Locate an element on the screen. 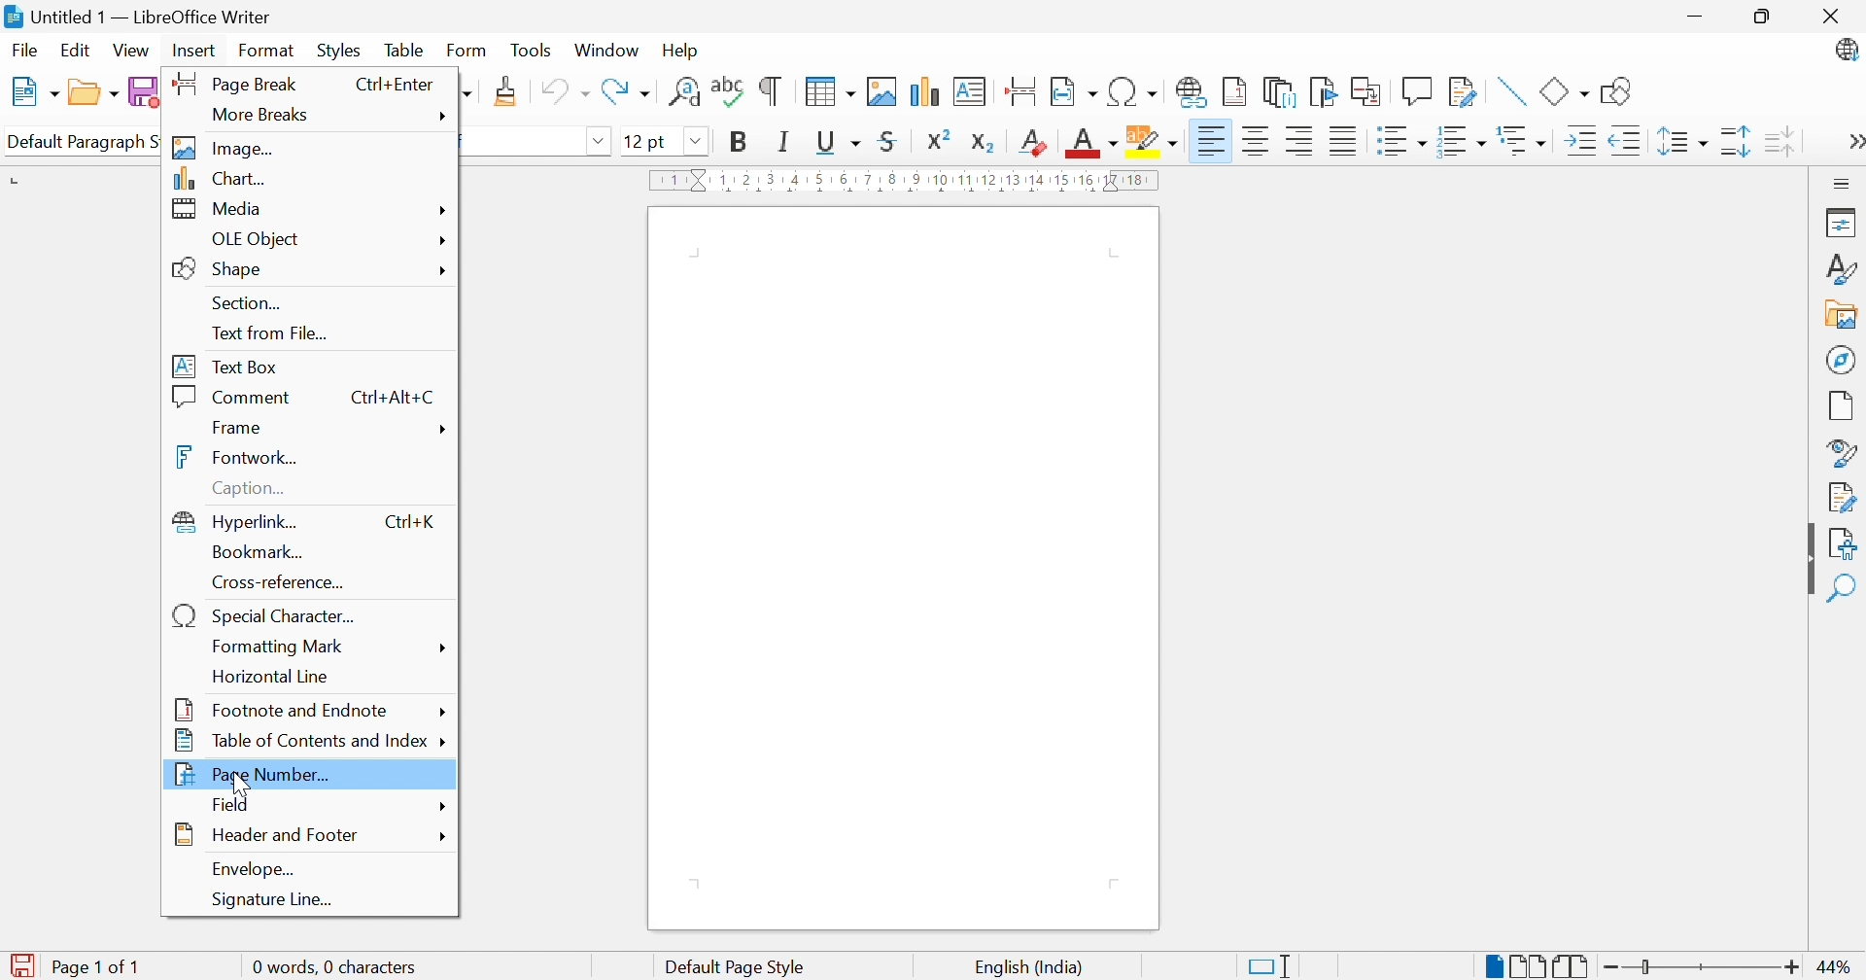 The width and height of the screenshot is (1866, 980). Insert is located at coordinates (192, 52).